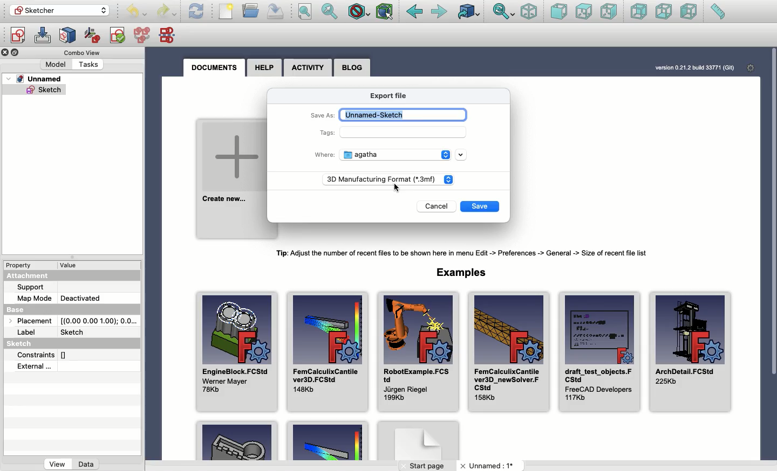  What do you see at coordinates (439, 207) in the screenshot?
I see `Cancel` at bounding box center [439, 207].